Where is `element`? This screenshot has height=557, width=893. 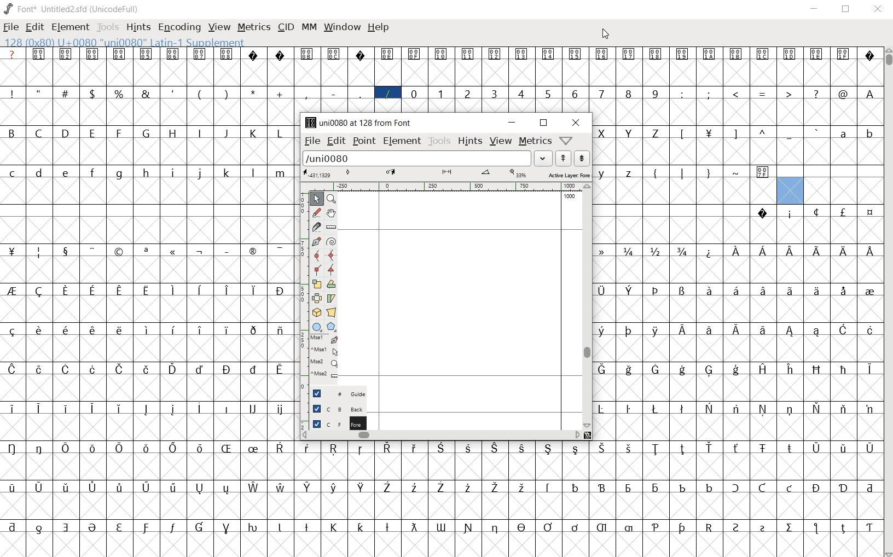 element is located at coordinates (402, 141).